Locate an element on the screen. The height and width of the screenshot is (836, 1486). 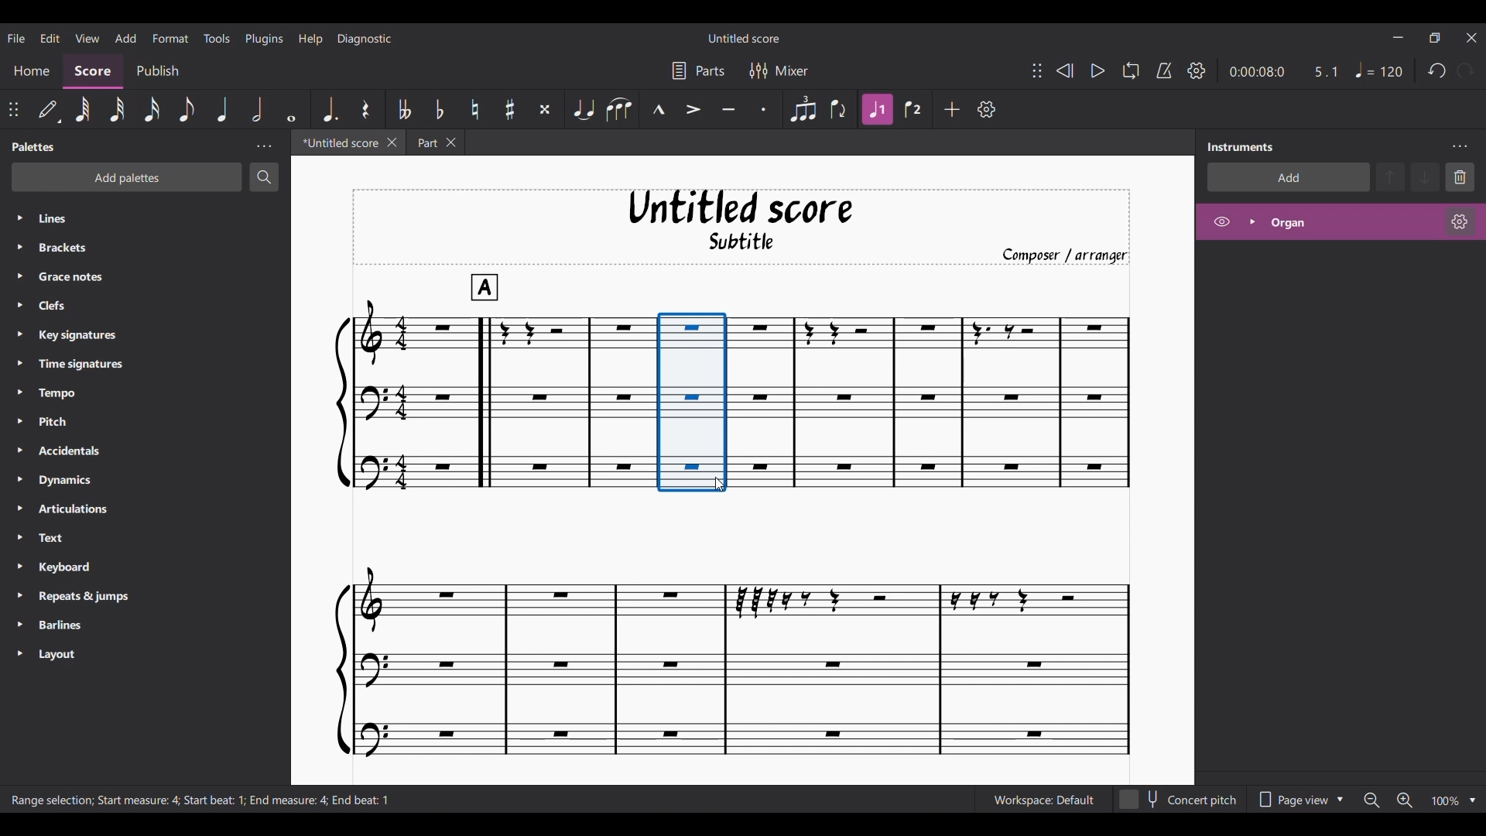
Mixer settings is located at coordinates (779, 71).